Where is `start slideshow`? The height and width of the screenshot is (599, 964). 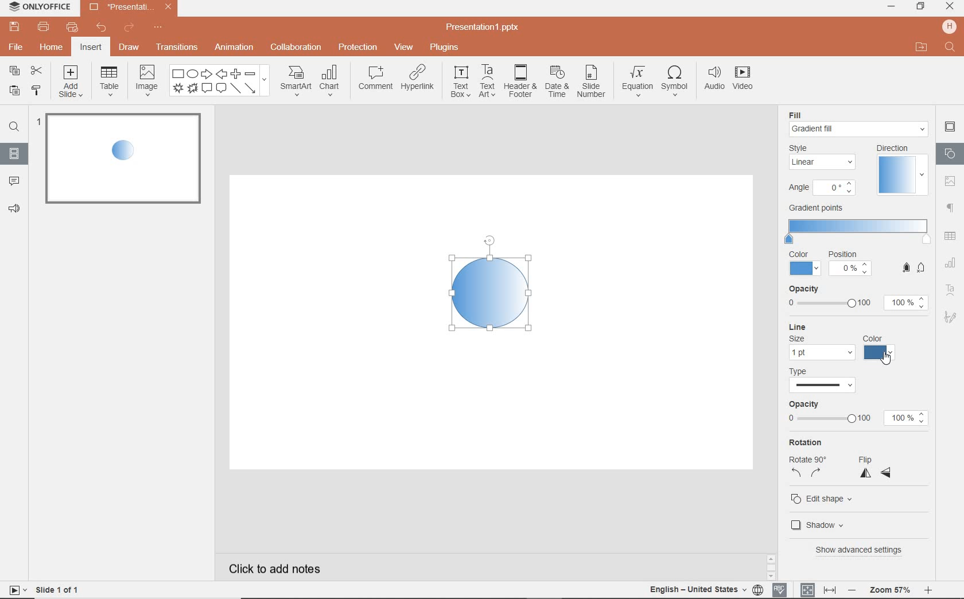
start slideshow is located at coordinates (15, 590).